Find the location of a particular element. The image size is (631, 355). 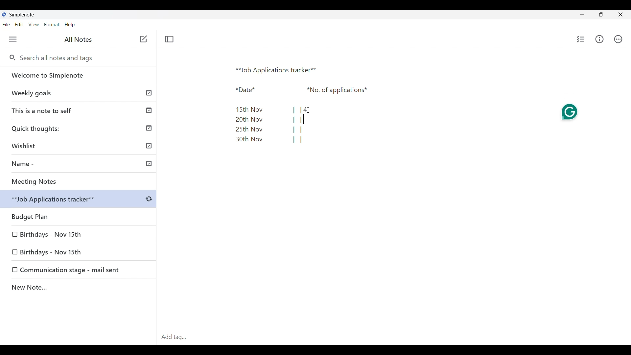

Budget Plan is located at coordinates (80, 200).